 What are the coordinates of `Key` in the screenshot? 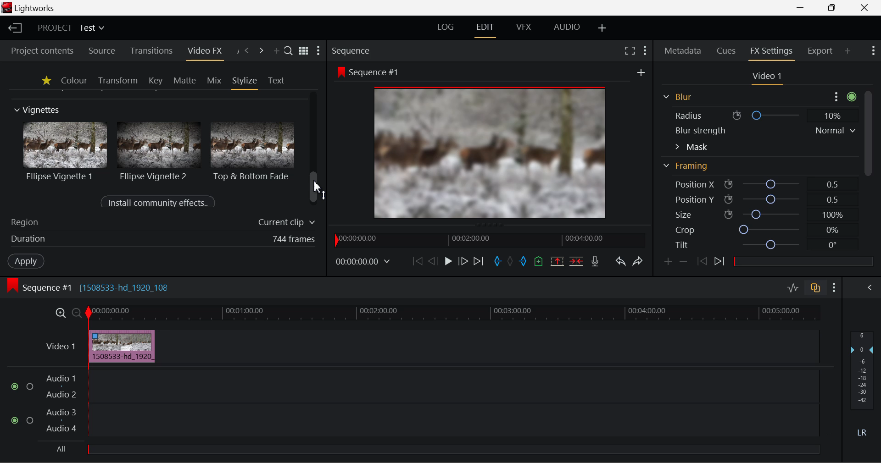 It's located at (155, 81).